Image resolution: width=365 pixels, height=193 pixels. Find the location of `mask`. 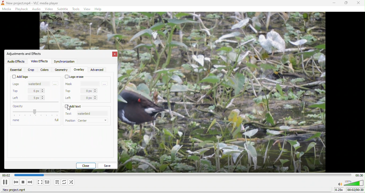

mask is located at coordinates (69, 84).